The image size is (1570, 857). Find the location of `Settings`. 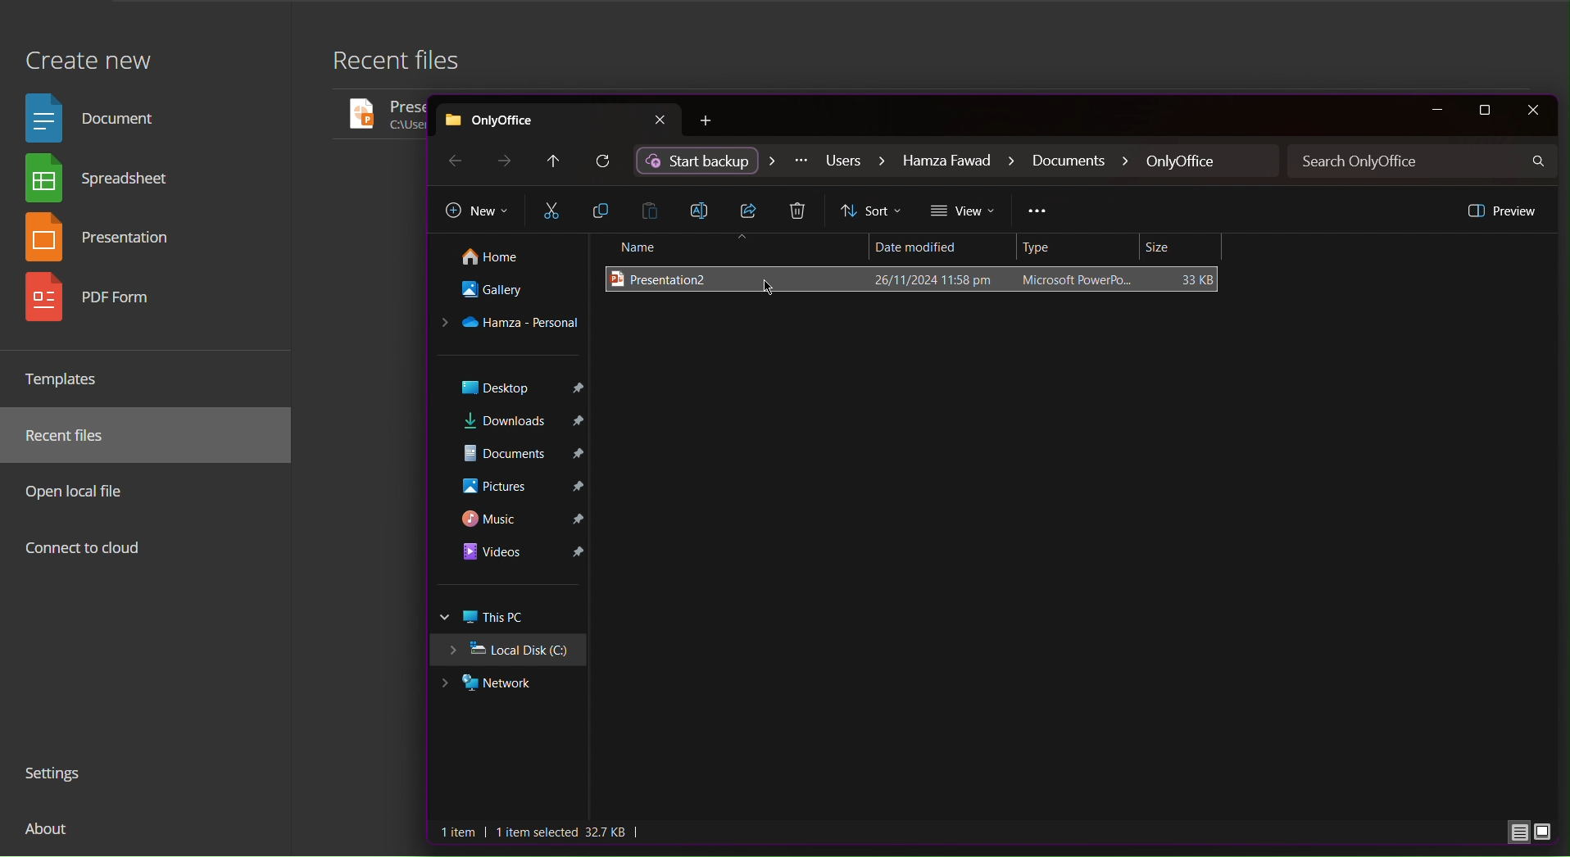

Settings is located at coordinates (60, 776).